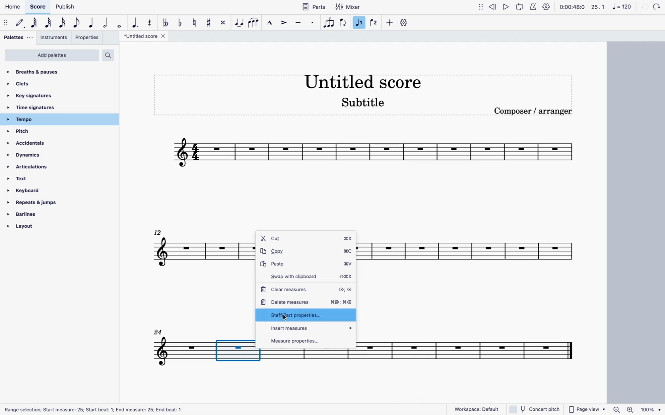  I want to click on pitch, so click(31, 132).